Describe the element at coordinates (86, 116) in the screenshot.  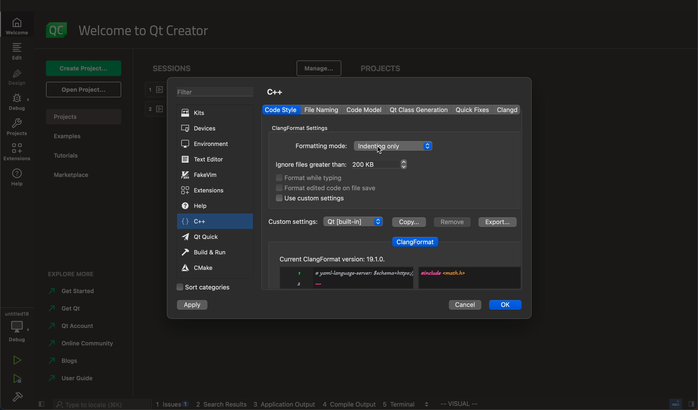
I see `projects` at that location.